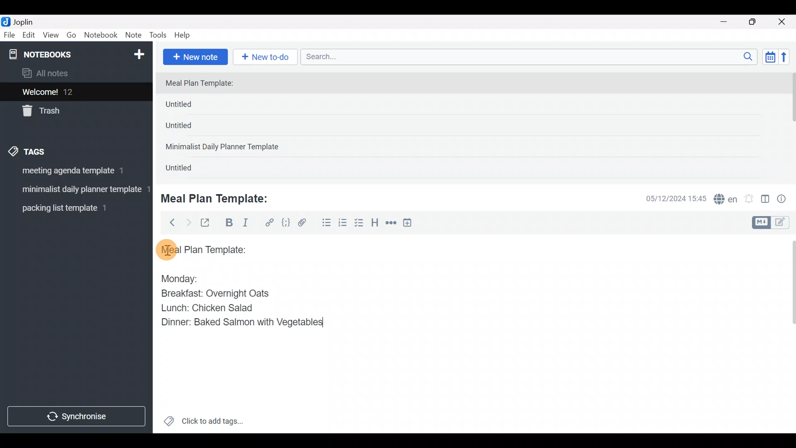  Describe the element at coordinates (728, 21) in the screenshot. I see `Minimize` at that location.